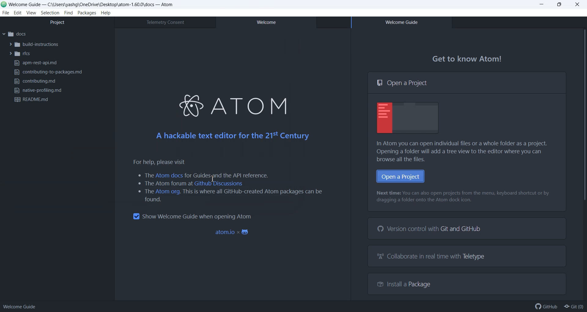  Describe the element at coordinates (215, 180) in the screenshot. I see `Cursor` at that location.